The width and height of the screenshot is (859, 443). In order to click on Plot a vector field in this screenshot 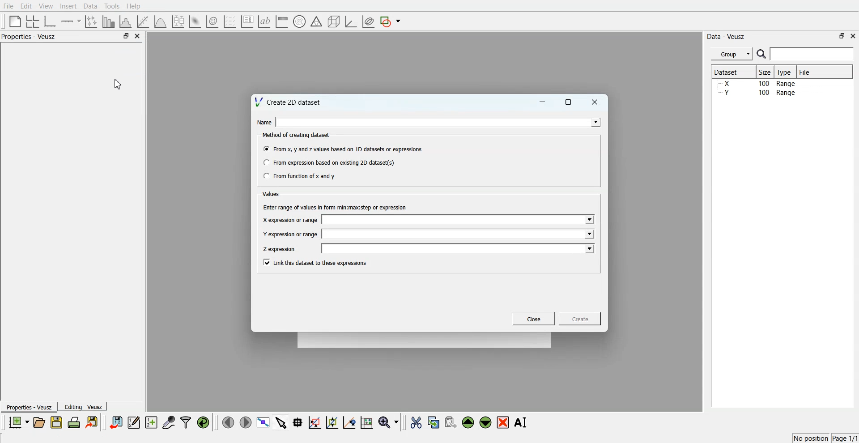, I will do `click(230, 22)`.